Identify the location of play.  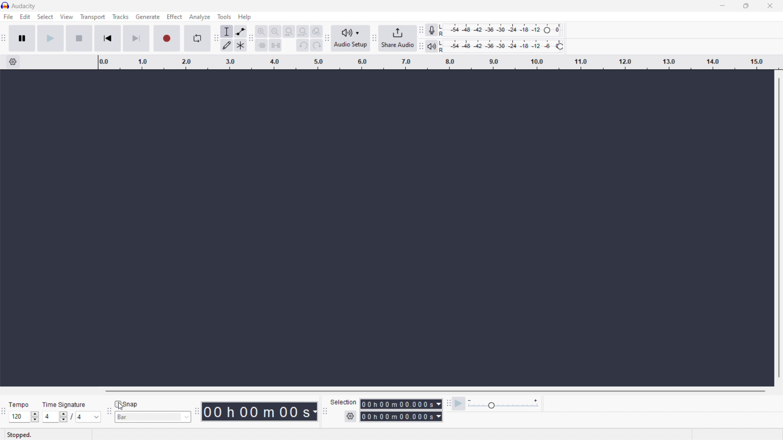
(50, 38).